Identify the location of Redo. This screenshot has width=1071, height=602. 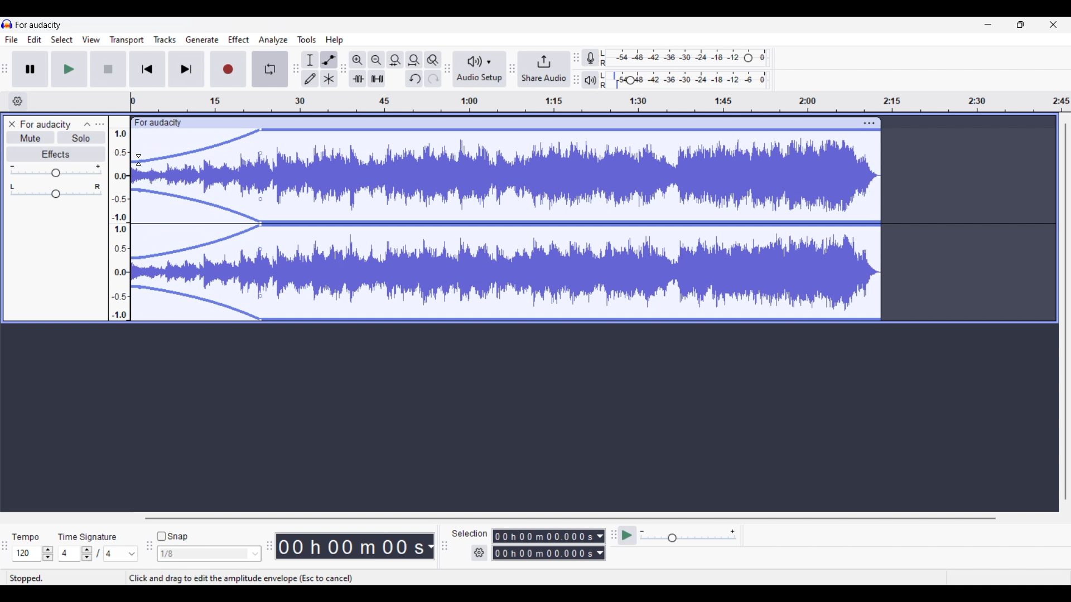
(433, 78).